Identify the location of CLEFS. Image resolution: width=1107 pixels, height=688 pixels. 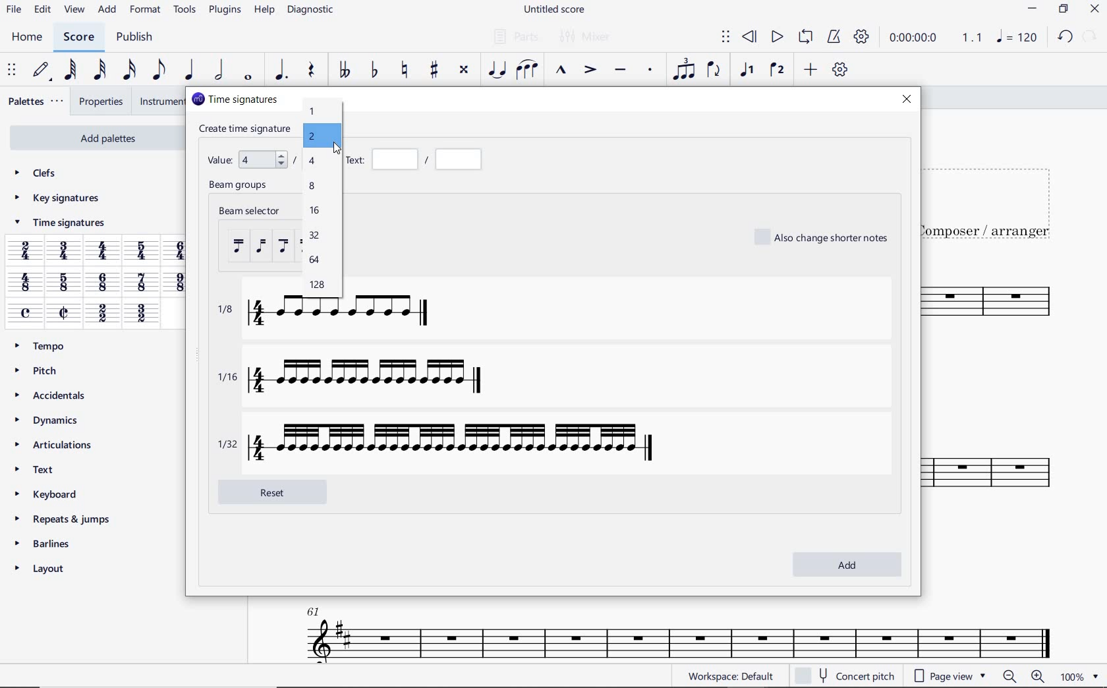
(37, 175).